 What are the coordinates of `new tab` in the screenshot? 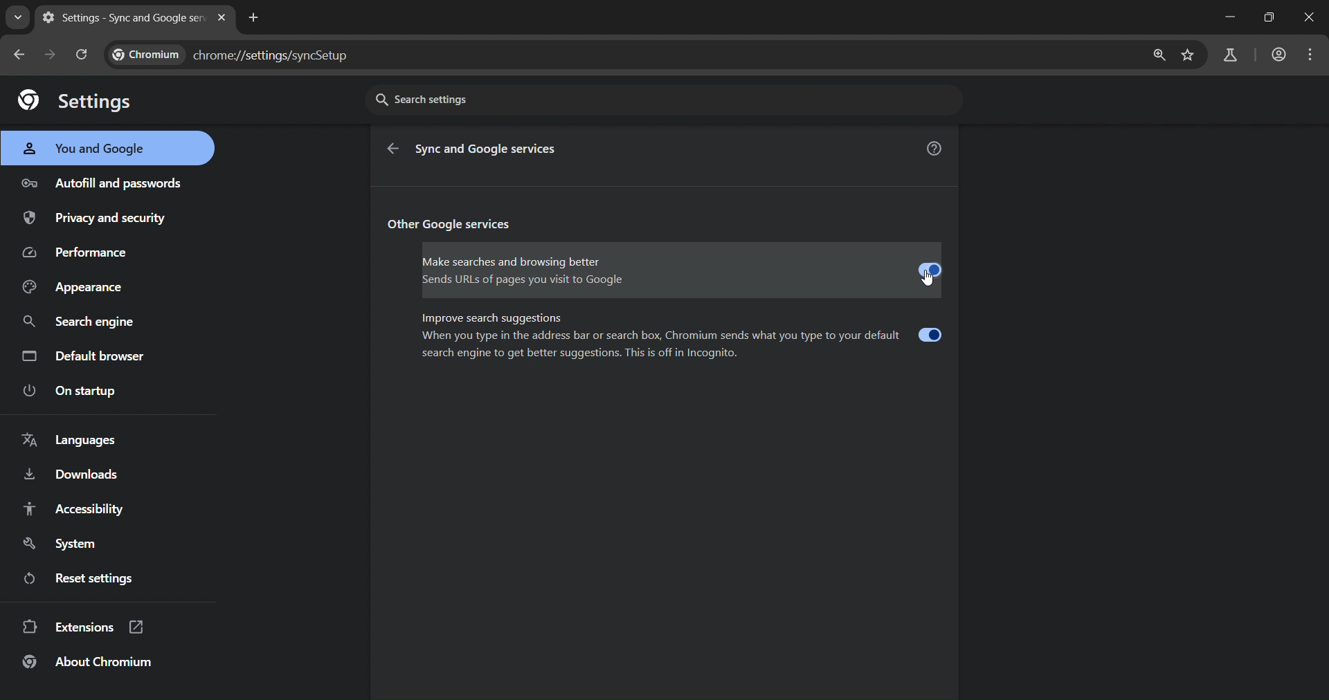 It's located at (257, 17).